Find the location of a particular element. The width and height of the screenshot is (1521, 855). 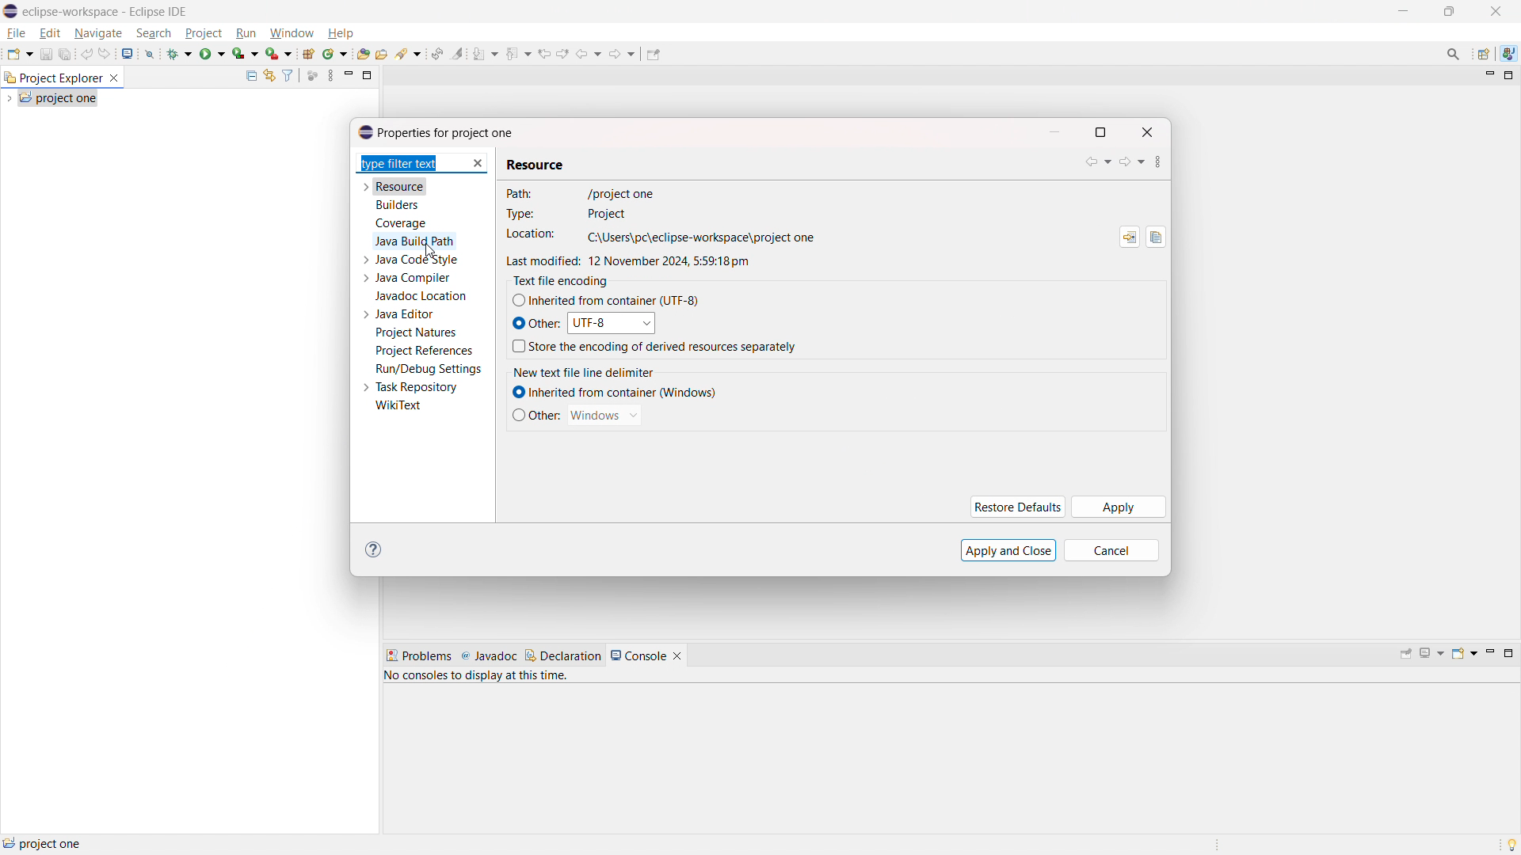

minimize is located at coordinates (349, 75).